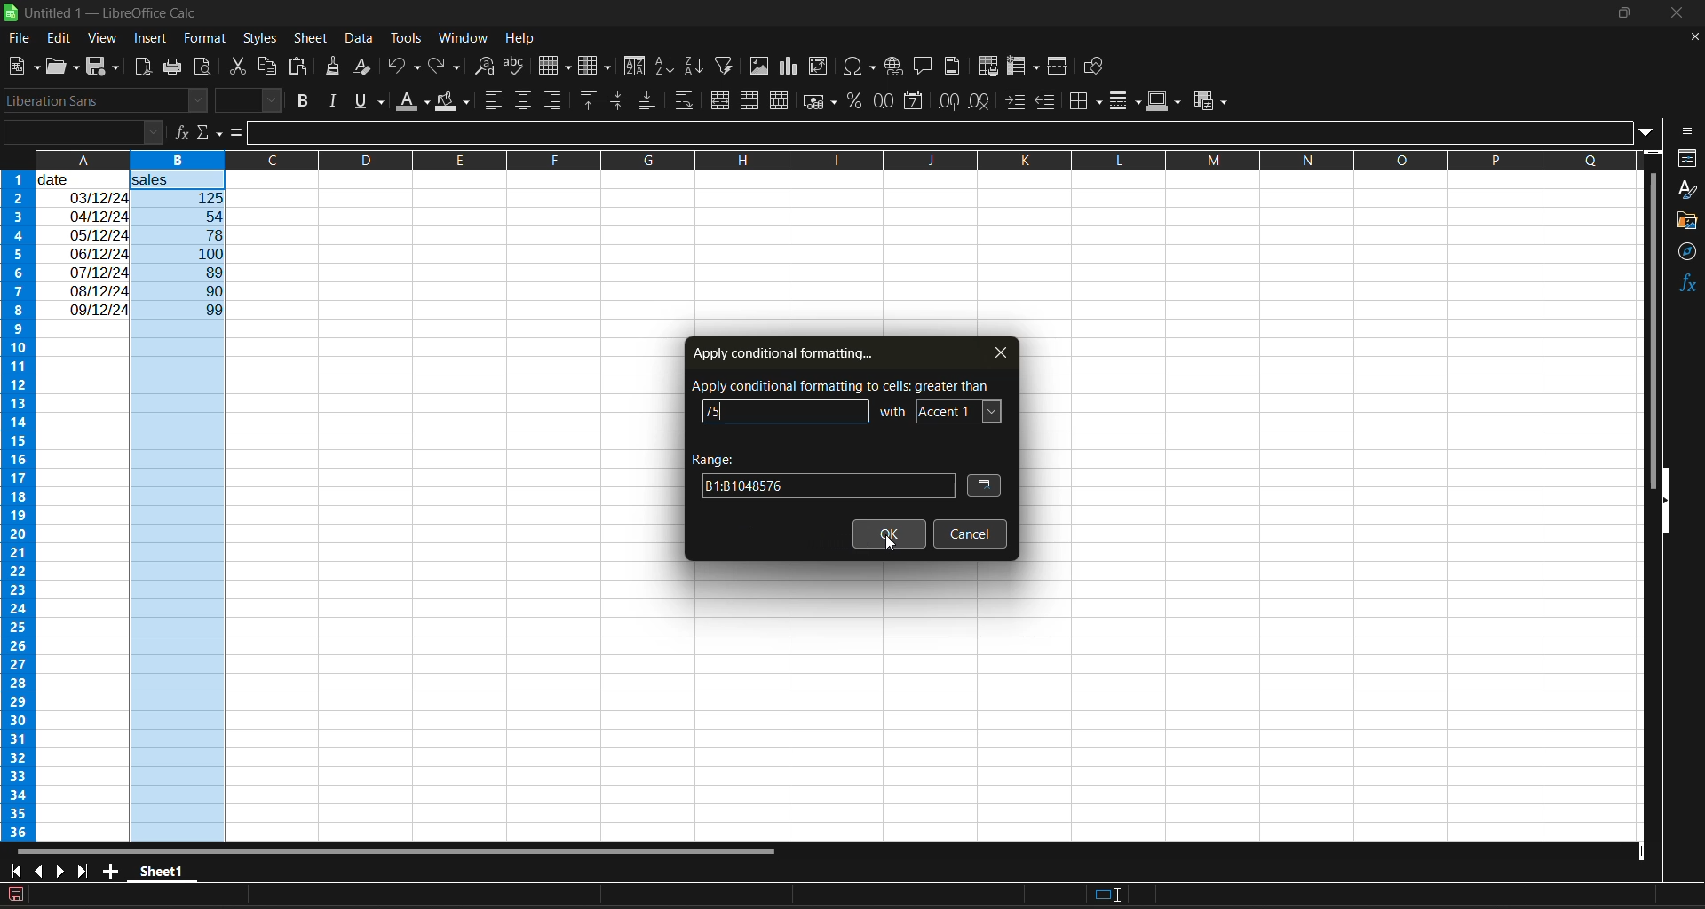  I want to click on add decimal place, so click(947, 102).